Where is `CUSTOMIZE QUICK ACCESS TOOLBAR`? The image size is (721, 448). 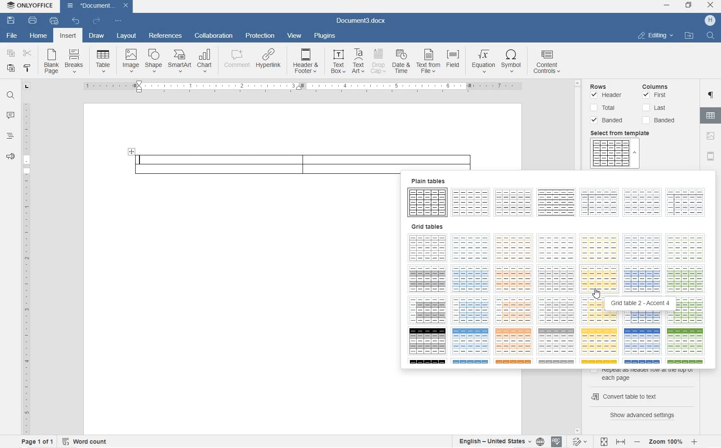 CUSTOMIZE QUICK ACCESS TOOLBAR is located at coordinates (117, 21).